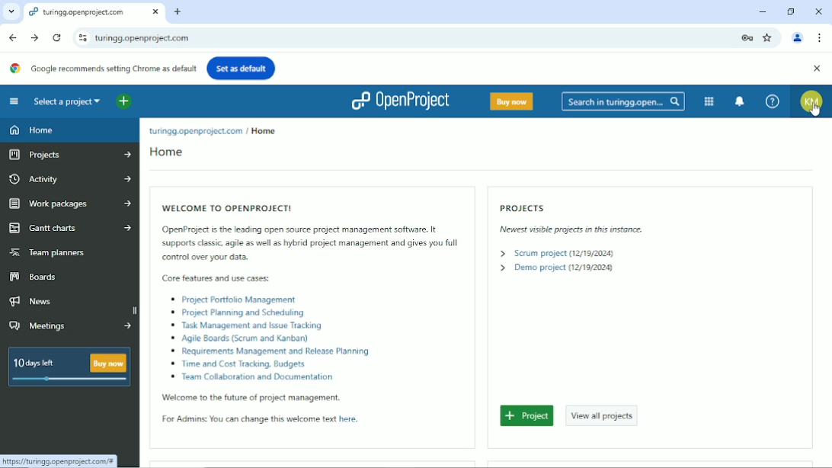 The height and width of the screenshot is (468, 832). Describe the element at coordinates (251, 398) in the screenshot. I see `‘Welcome to the future of project management.` at that location.